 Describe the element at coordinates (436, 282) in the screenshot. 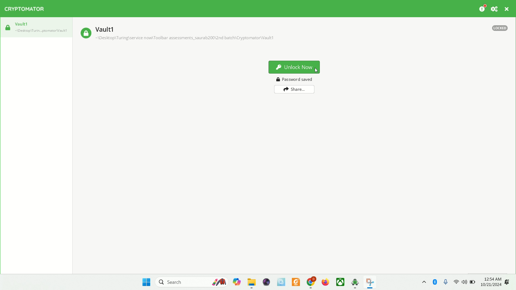

I see `Bluetooth` at that location.